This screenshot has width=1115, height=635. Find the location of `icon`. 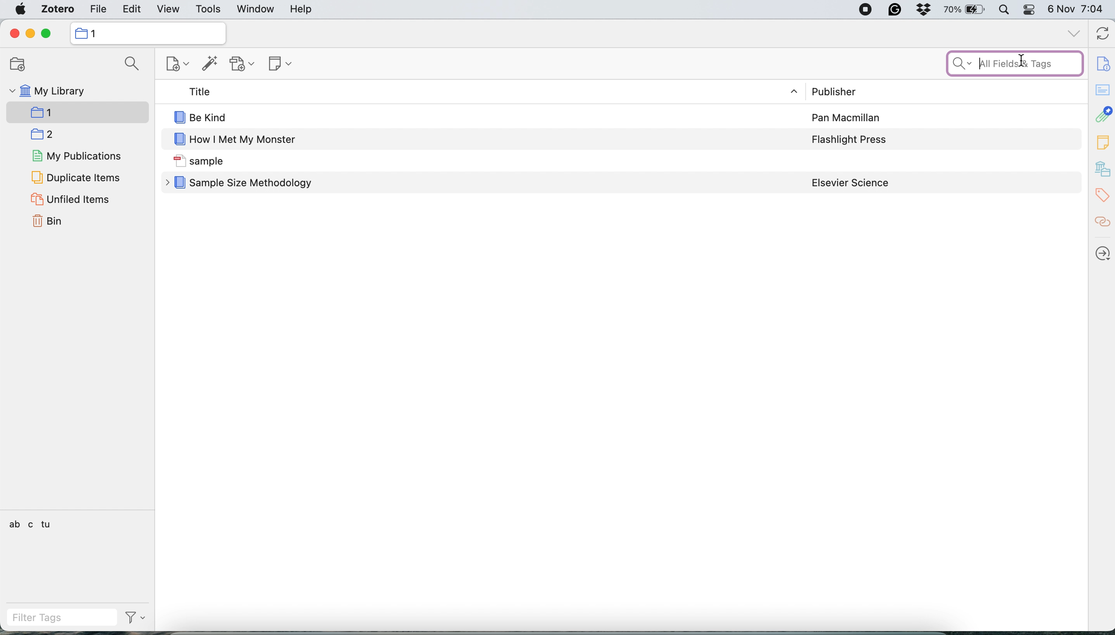

icon is located at coordinates (179, 140).